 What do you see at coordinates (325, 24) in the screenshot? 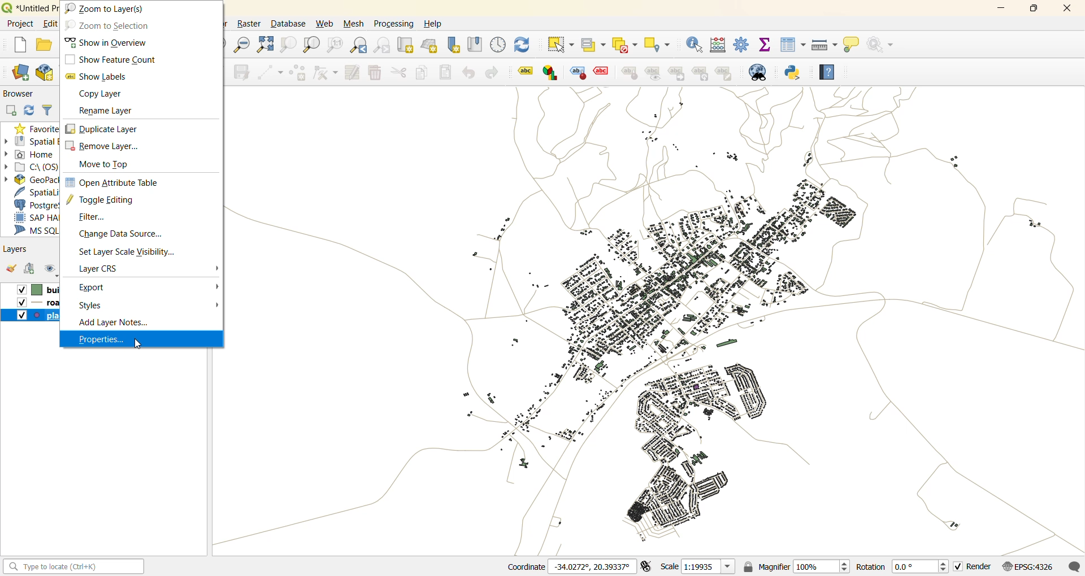
I see `web` at bounding box center [325, 24].